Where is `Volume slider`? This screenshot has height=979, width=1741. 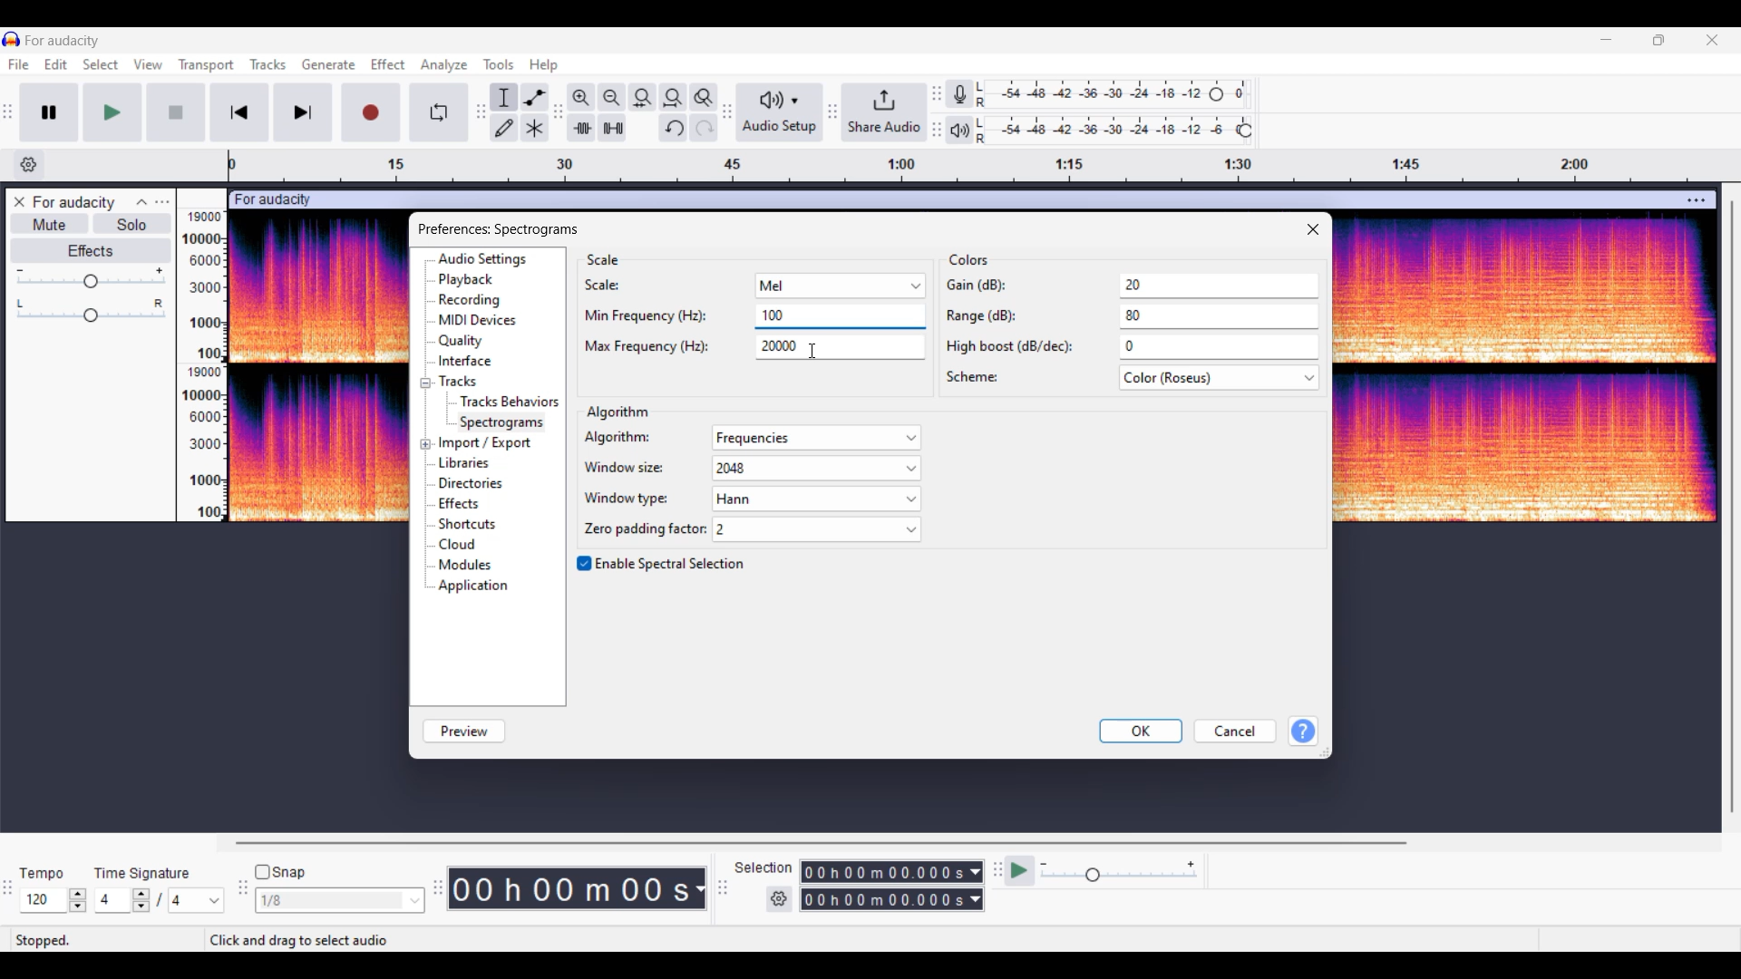 Volume slider is located at coordinates (90, 278).